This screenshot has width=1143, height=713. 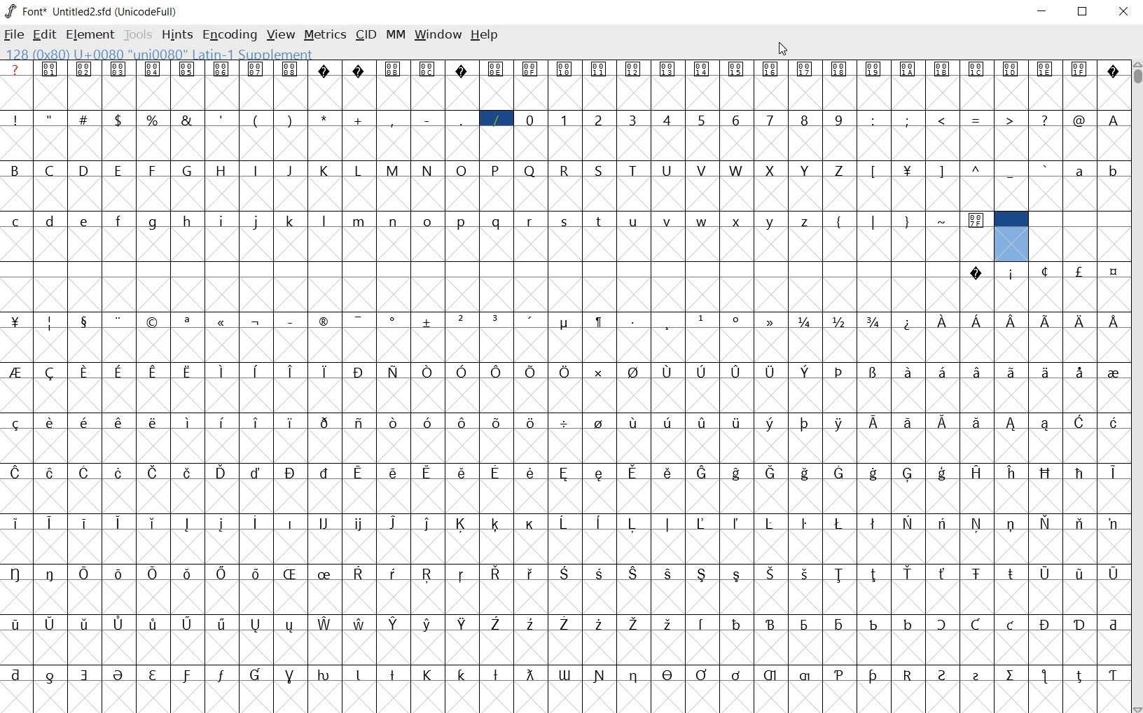 What do you see at coordinates (908, 120) in the screenshot?
I see `;` at bounding box center [908, 120].